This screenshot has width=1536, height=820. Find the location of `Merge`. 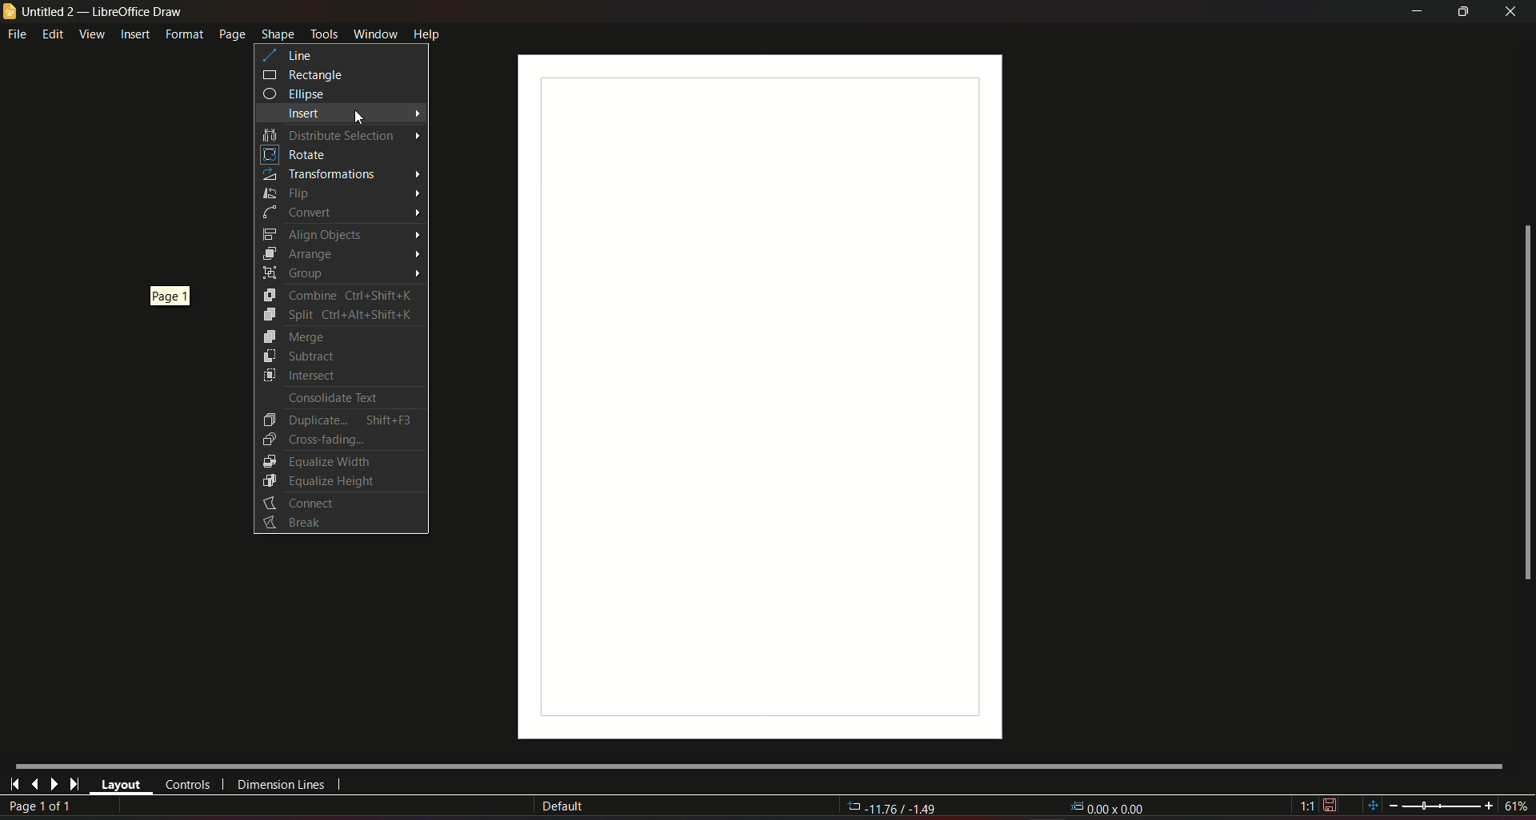

Merge is located at coordinates (296, 336).